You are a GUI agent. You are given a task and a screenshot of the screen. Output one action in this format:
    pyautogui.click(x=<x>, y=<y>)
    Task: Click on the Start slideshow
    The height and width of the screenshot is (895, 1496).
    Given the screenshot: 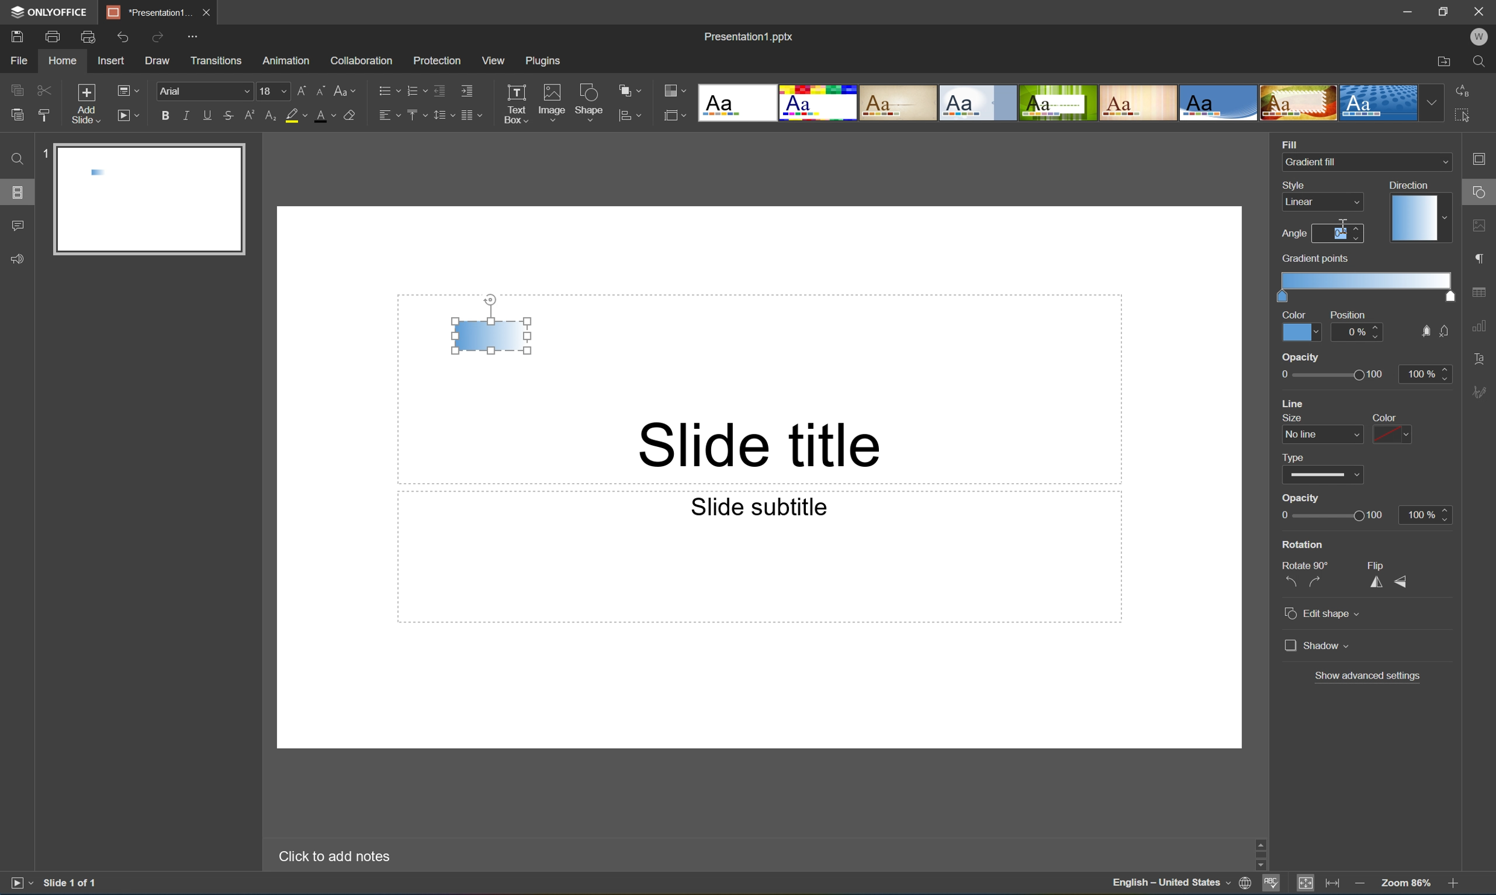 What is the action you would take?
    pyautogui.click(x=20, y=882)
    